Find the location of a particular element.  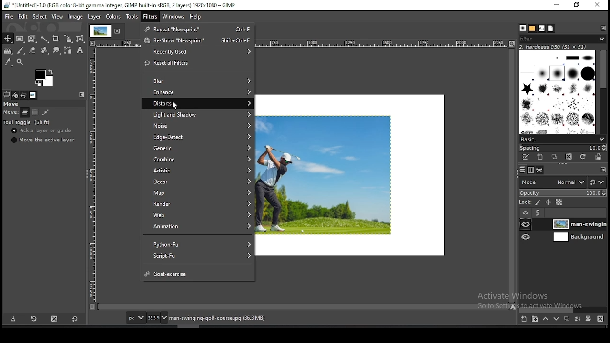

cage transform tool is located at coordinates (81, 39).